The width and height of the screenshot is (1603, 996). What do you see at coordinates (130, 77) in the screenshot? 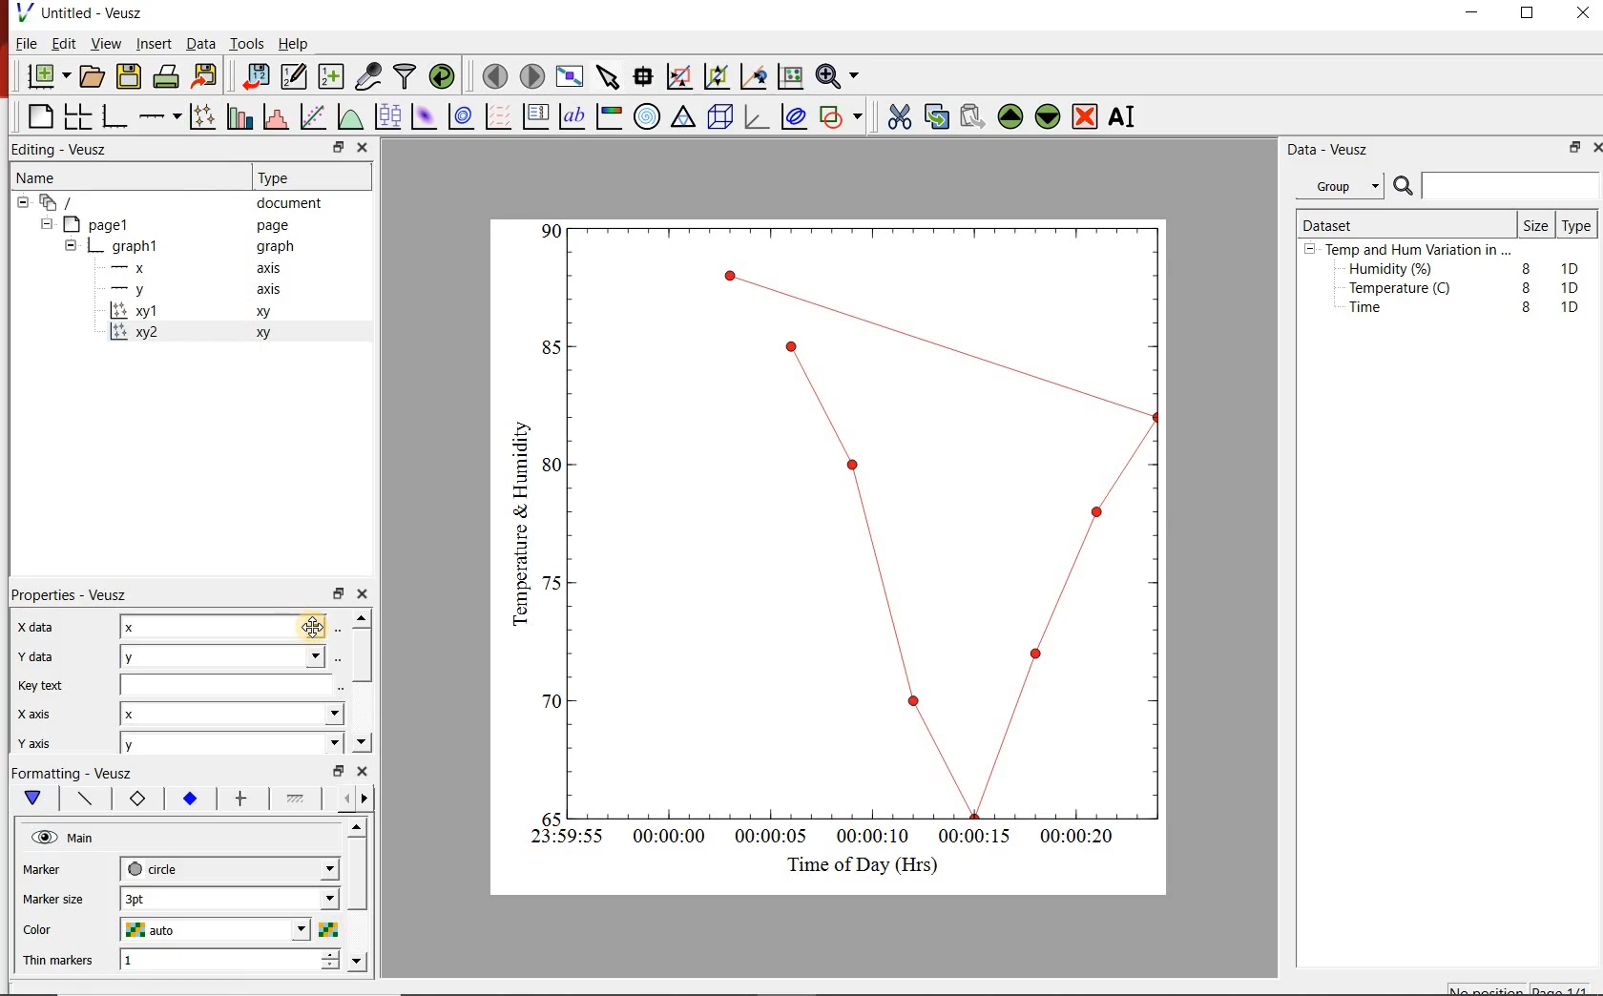
I see `save the document` at bounding box center [130, 77].